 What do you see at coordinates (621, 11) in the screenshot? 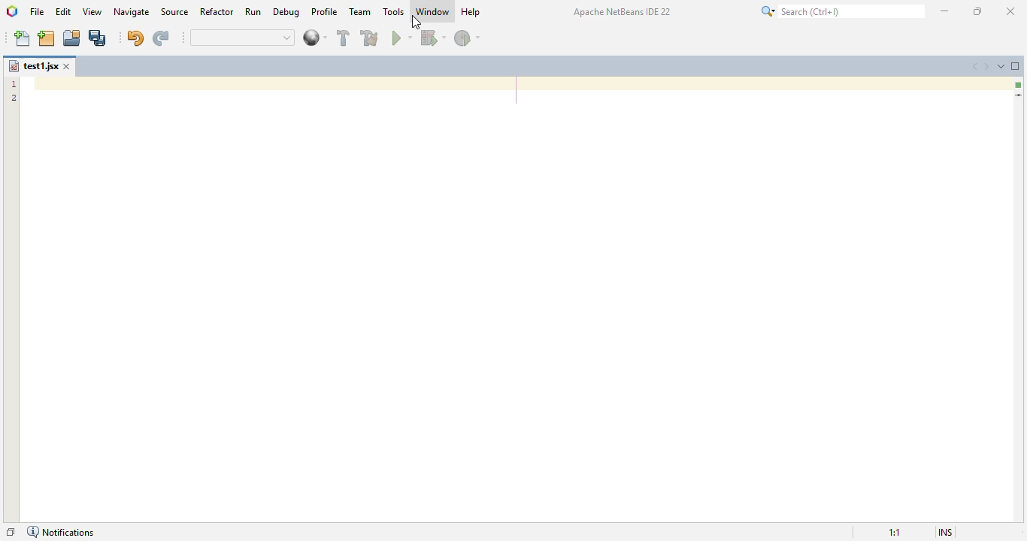
I see `Apache NetBeans IDE 22` at bounding box center [621, 11].